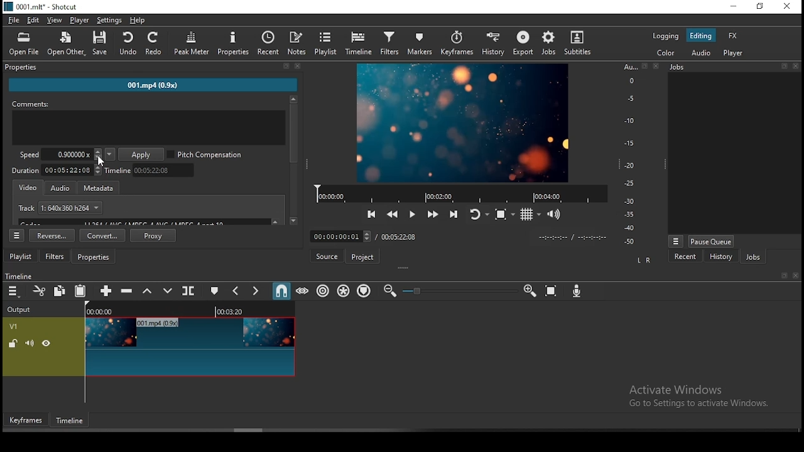 The image size is (804, 452). I want to click on close, so click(796, 275).